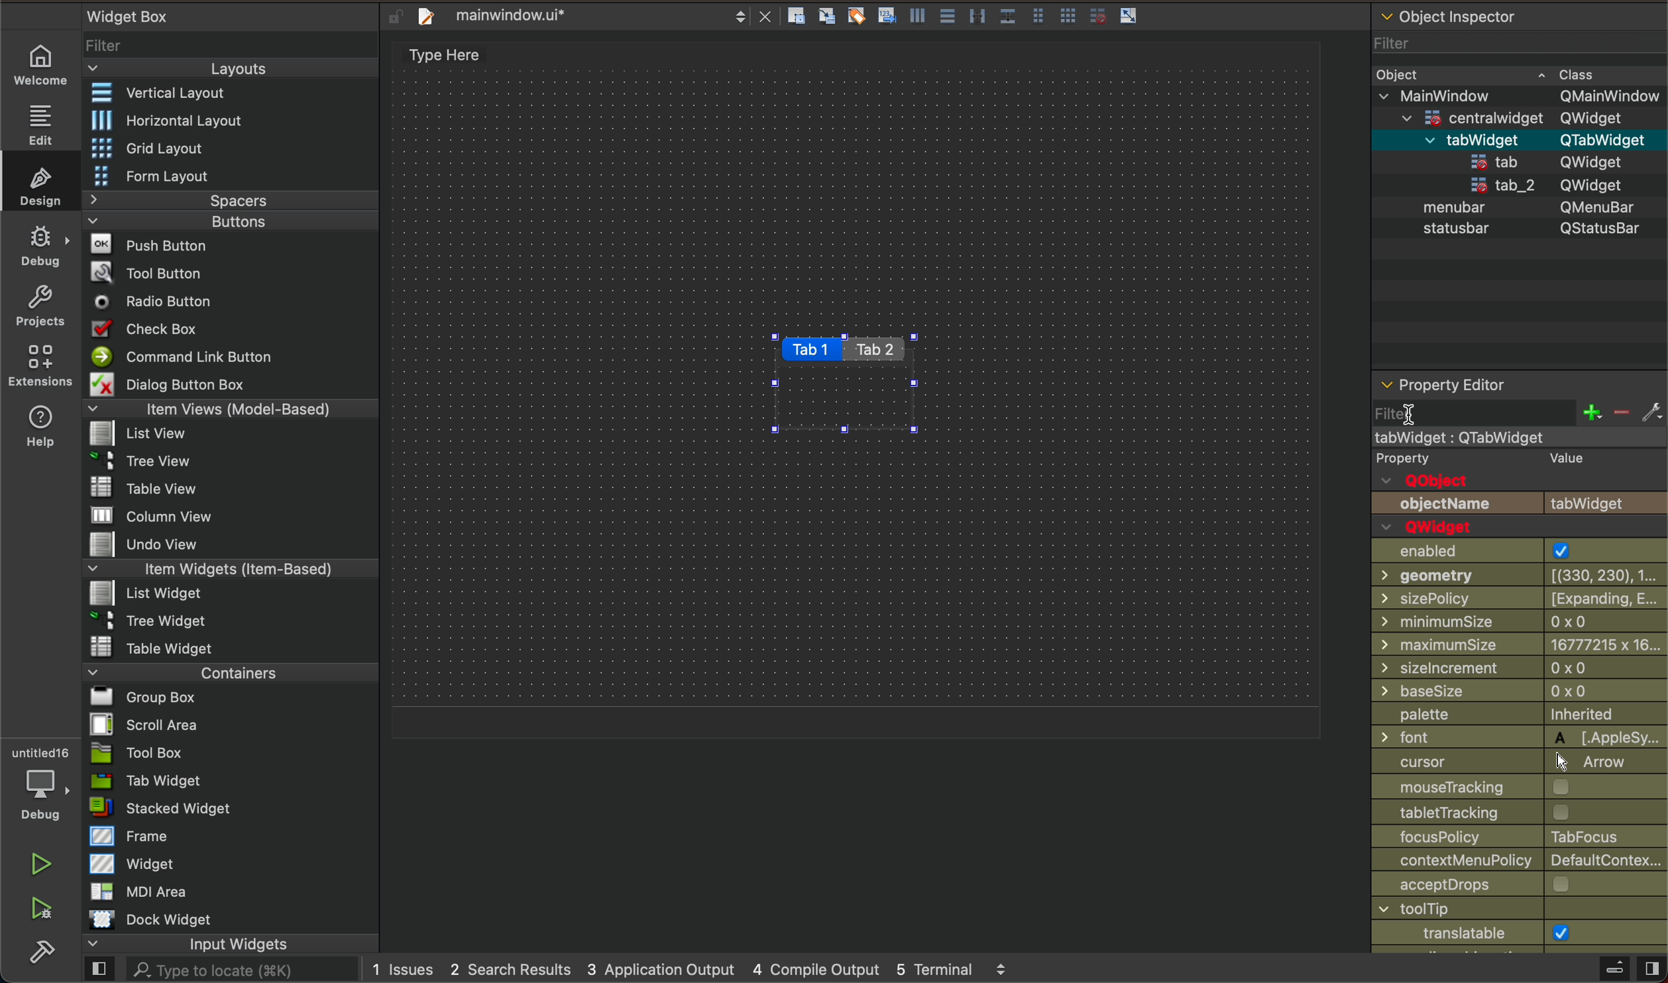  I want to click on  Command Link Button, so click(181, 356).